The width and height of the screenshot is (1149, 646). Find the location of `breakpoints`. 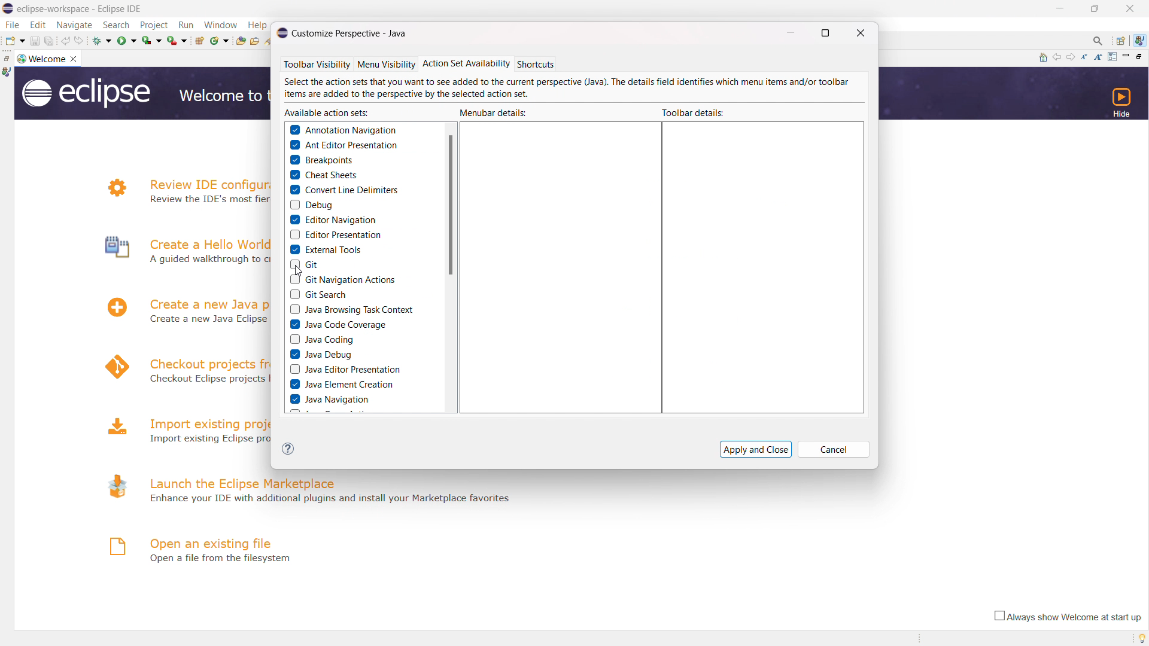

breakpoints is located at coordinates (320, 160).